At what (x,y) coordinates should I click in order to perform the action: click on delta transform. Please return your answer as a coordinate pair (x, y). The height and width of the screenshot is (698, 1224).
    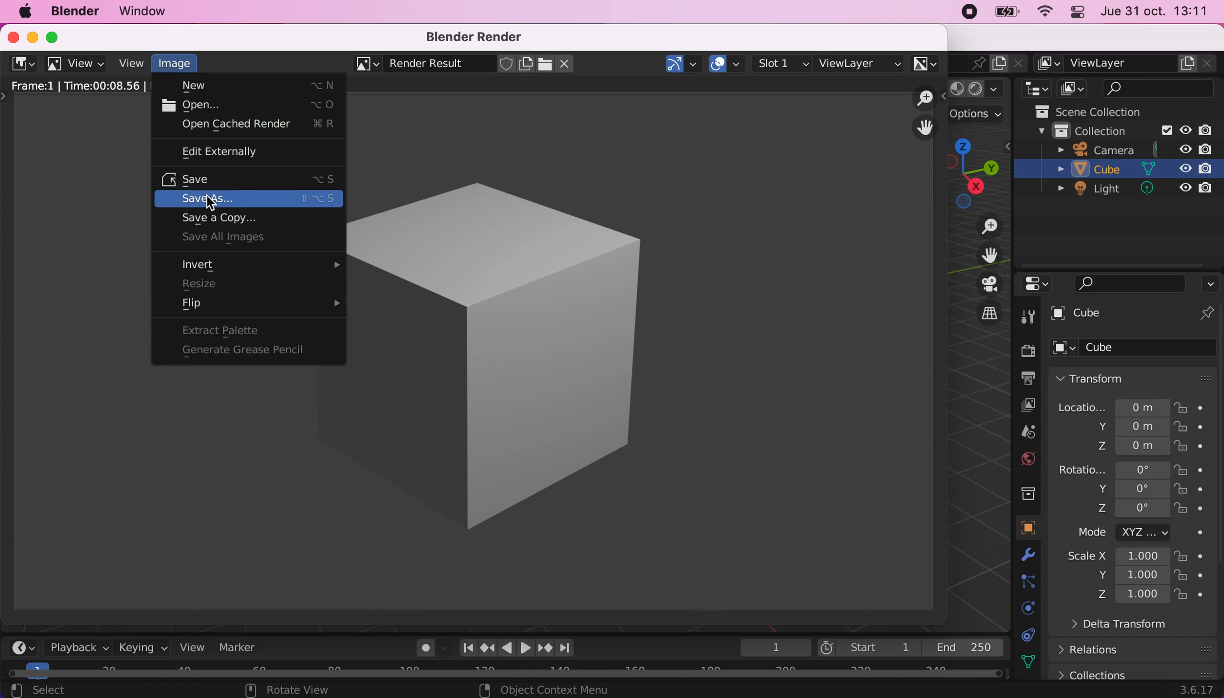
    Looking at the image, I should click on (1111, 628).